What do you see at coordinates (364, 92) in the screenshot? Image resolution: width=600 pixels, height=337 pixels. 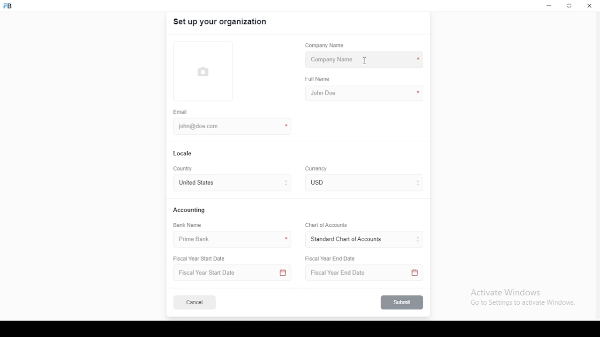 I see `john doe` at bounding box center [364, 92].